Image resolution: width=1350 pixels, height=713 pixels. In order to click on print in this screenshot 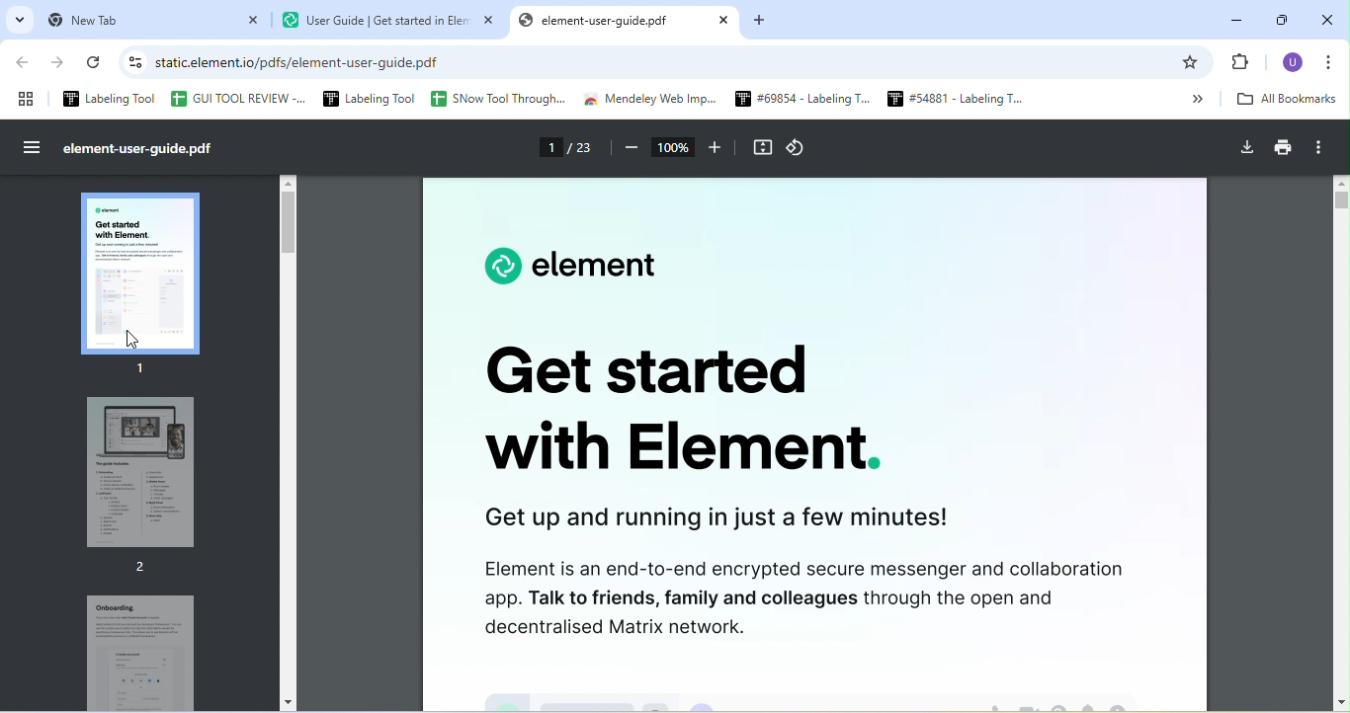, I will do `click(1283, 150)`.